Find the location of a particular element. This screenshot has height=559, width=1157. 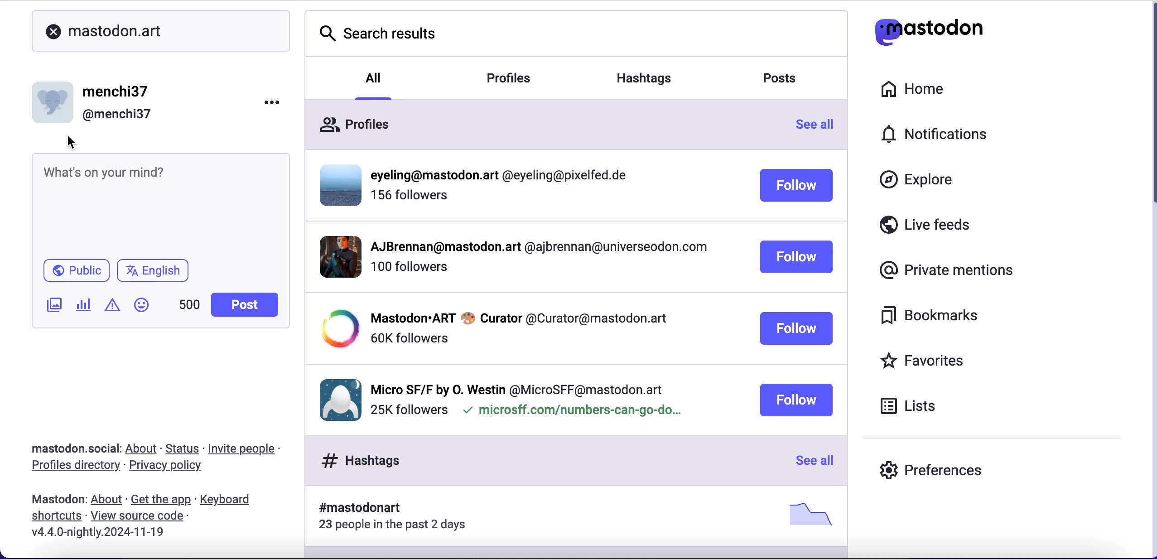

english is located at coordinates (155, 271).